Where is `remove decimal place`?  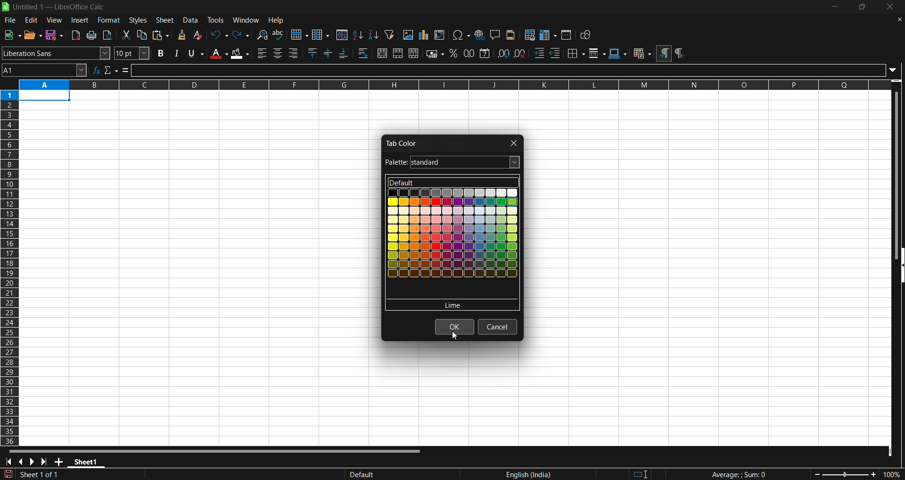
remove decimal place is located at coordinates (520, 53).